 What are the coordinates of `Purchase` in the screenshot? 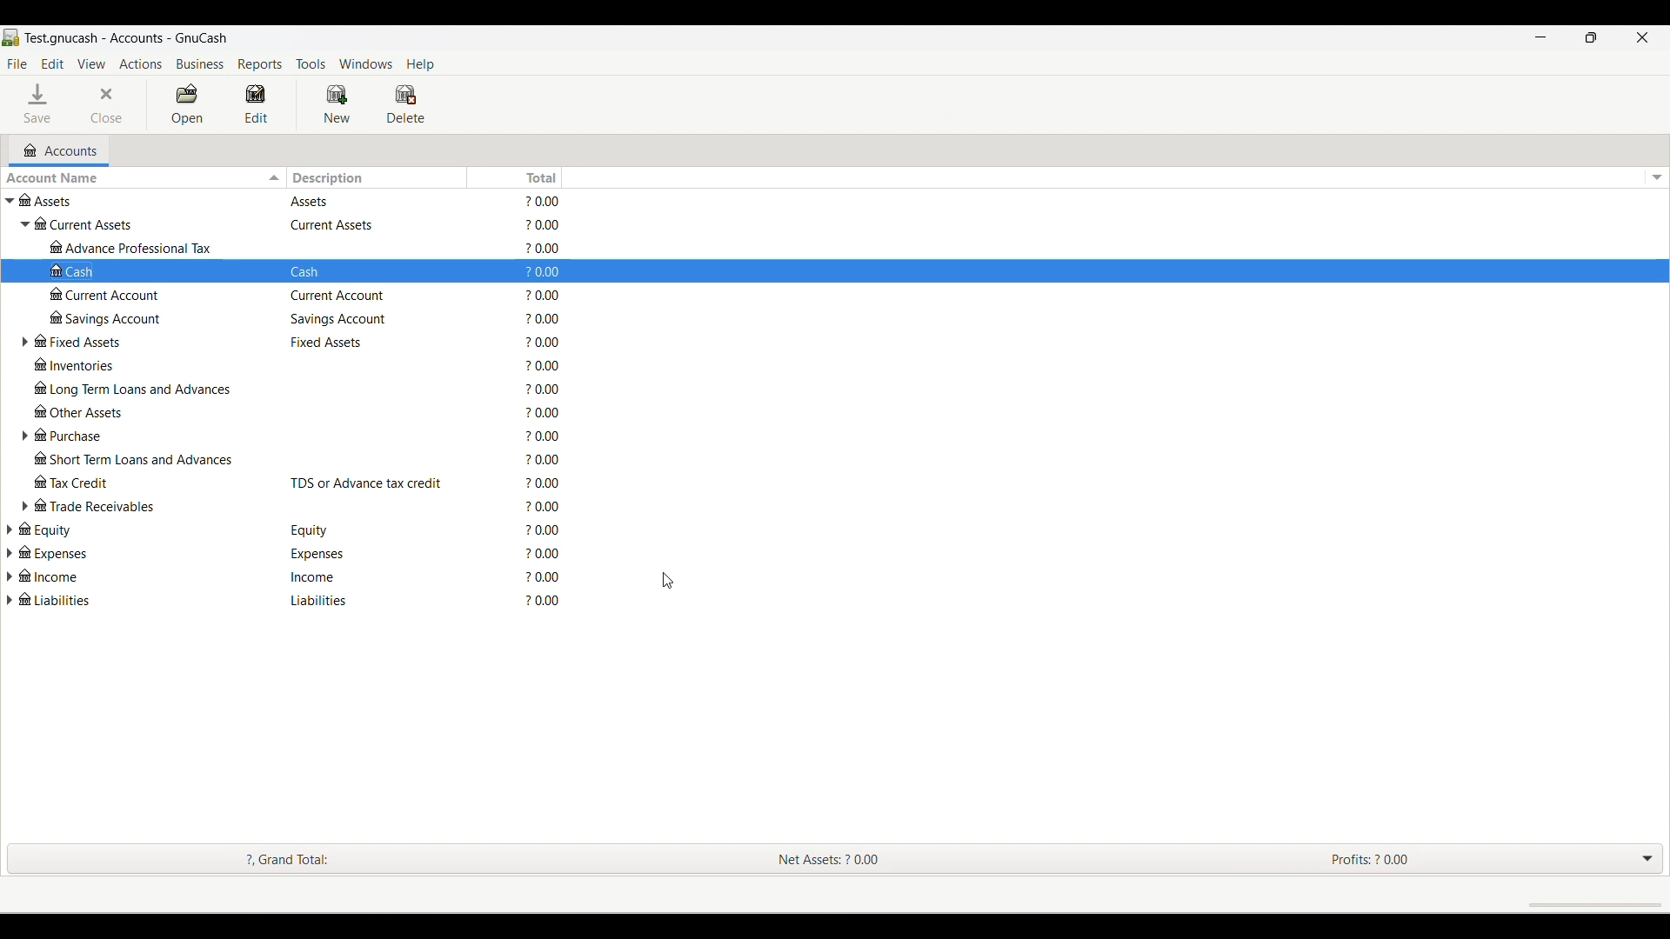 It's located at (148, 435).